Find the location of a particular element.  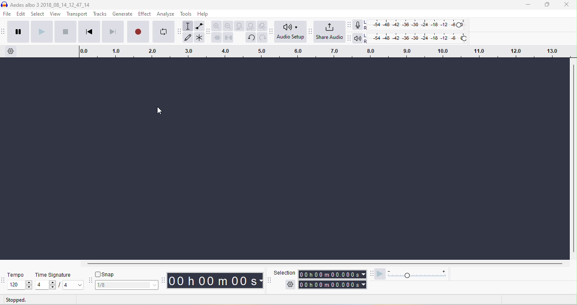

minimize is located at coordinates (527, 5).